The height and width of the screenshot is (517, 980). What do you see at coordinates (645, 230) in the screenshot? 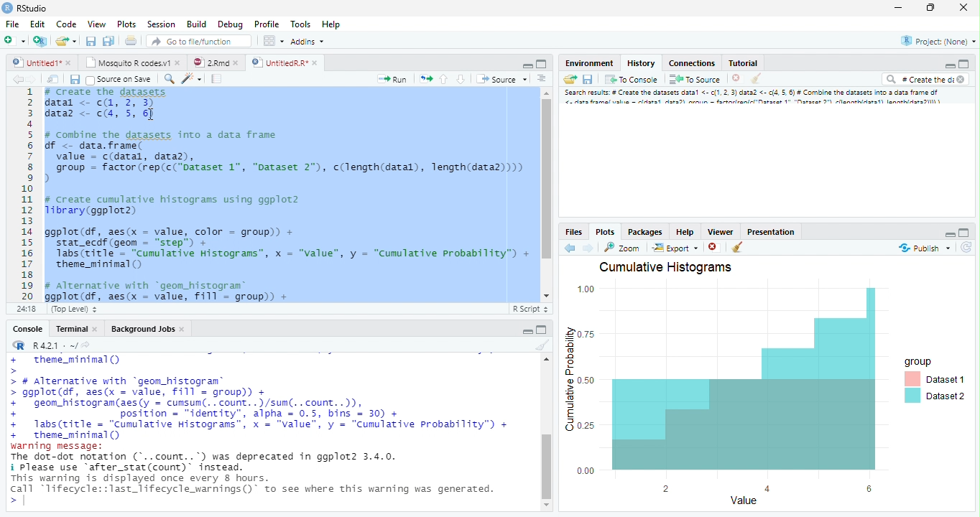
I see `Packages` at bounding box center [645, 230].